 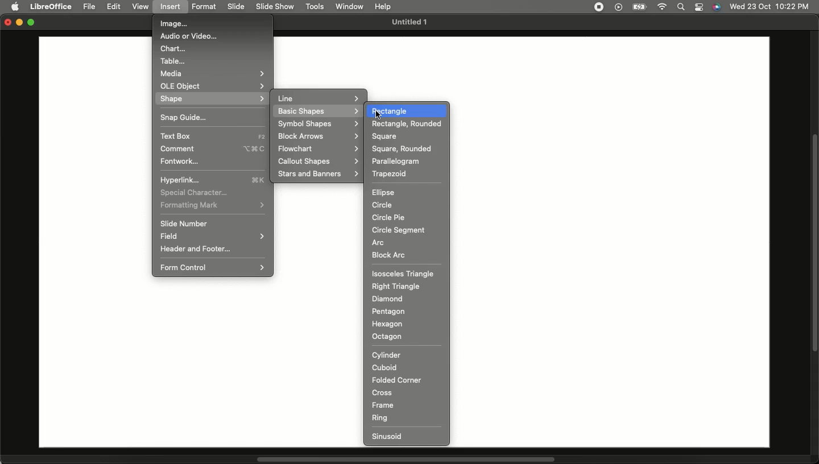 I want to click on Parallelogram, so click(x=395, y=161).